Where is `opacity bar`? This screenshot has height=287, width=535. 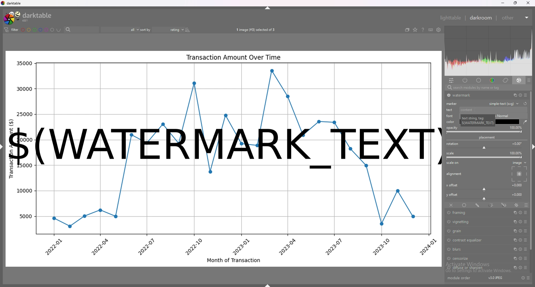 opacity bar is located at coordinates (484, 132).